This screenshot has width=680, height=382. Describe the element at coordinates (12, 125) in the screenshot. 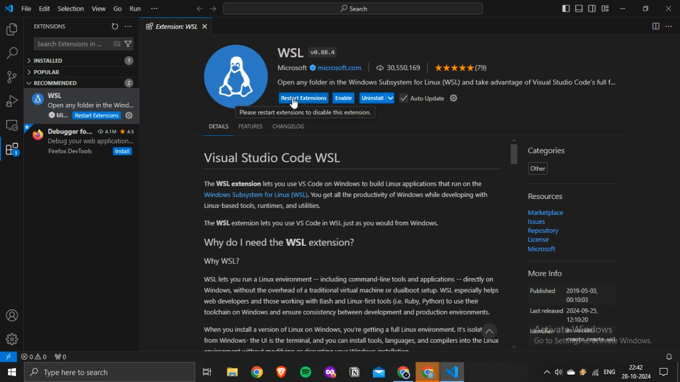

I see `screen` at that location.